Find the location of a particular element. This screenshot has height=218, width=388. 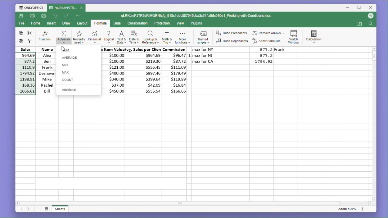

maths & trig is located at coordinates (166, 38).